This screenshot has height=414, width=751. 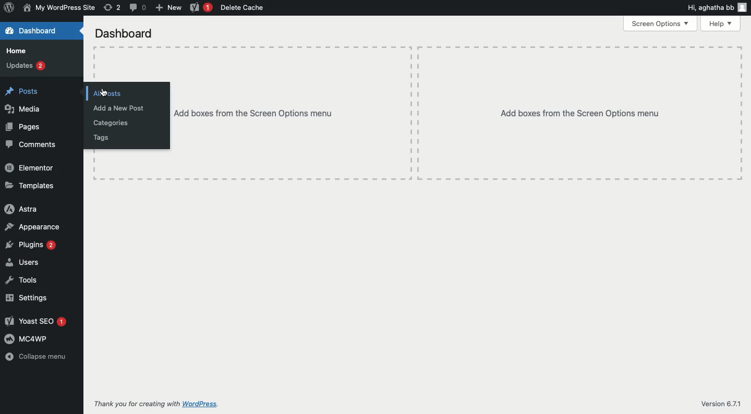 I want to click on Thank you for creating with wordpress, so click(x=162, y=404).